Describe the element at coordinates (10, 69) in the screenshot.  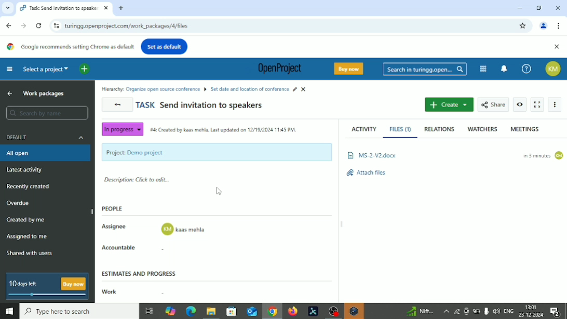
I see `Collapse project menu` at that location.